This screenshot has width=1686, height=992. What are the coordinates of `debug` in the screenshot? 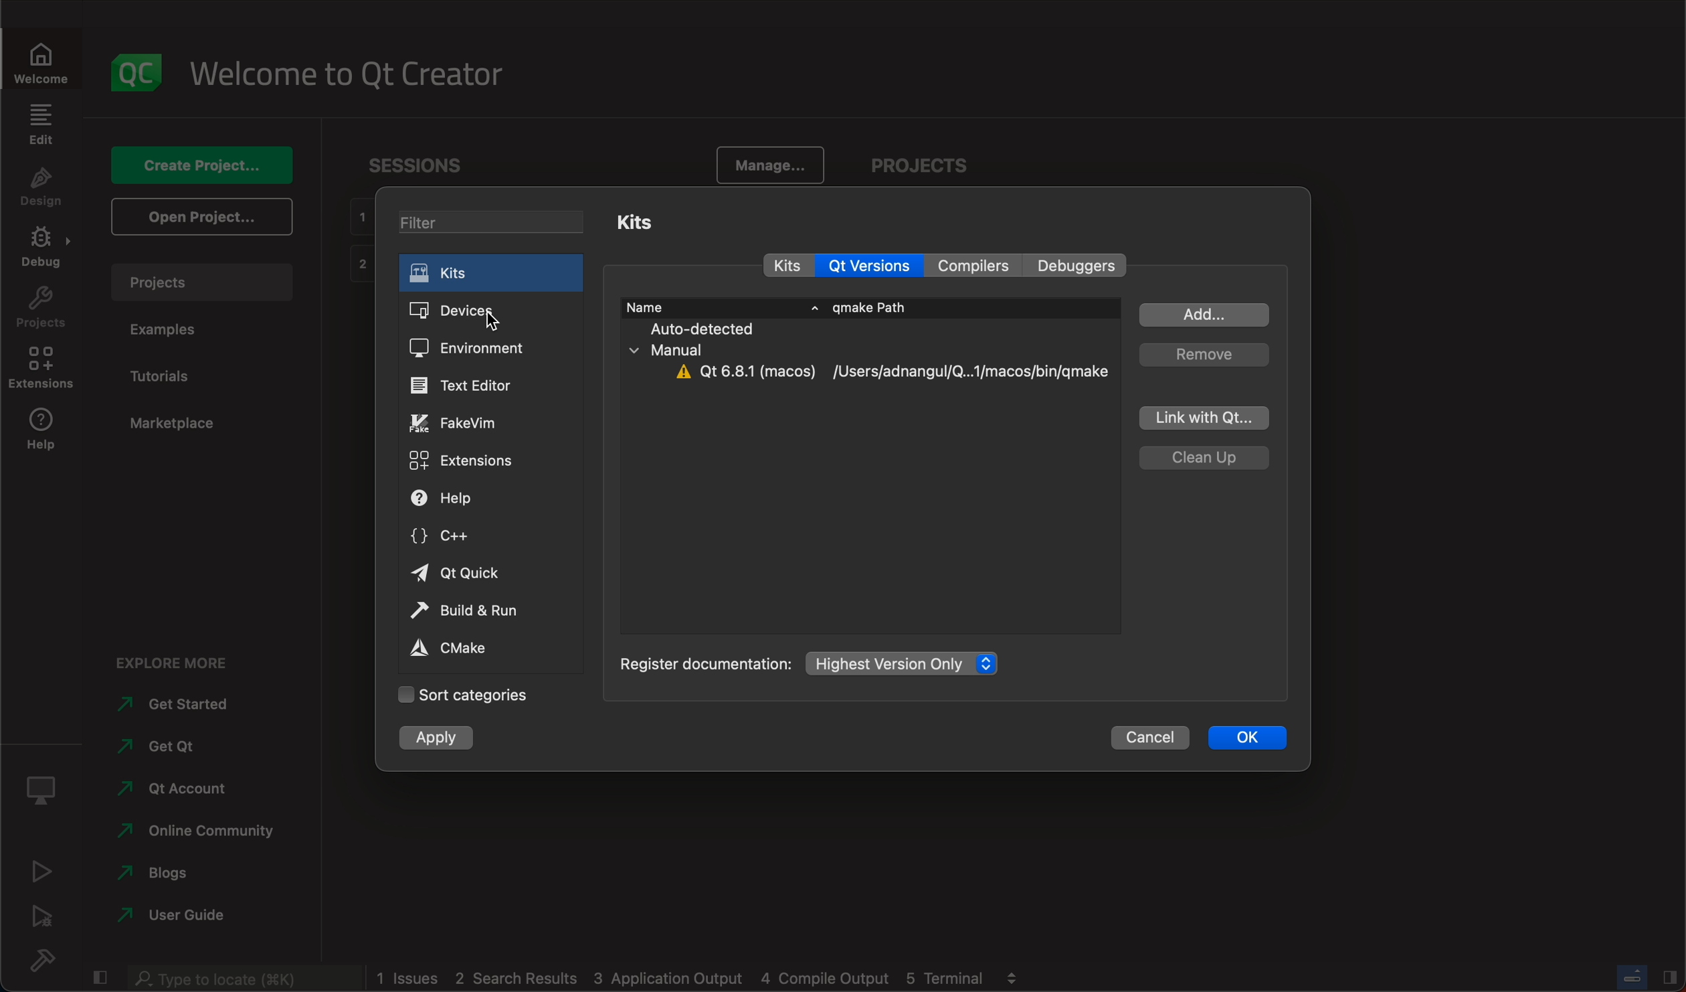 It's located at (39, 920).